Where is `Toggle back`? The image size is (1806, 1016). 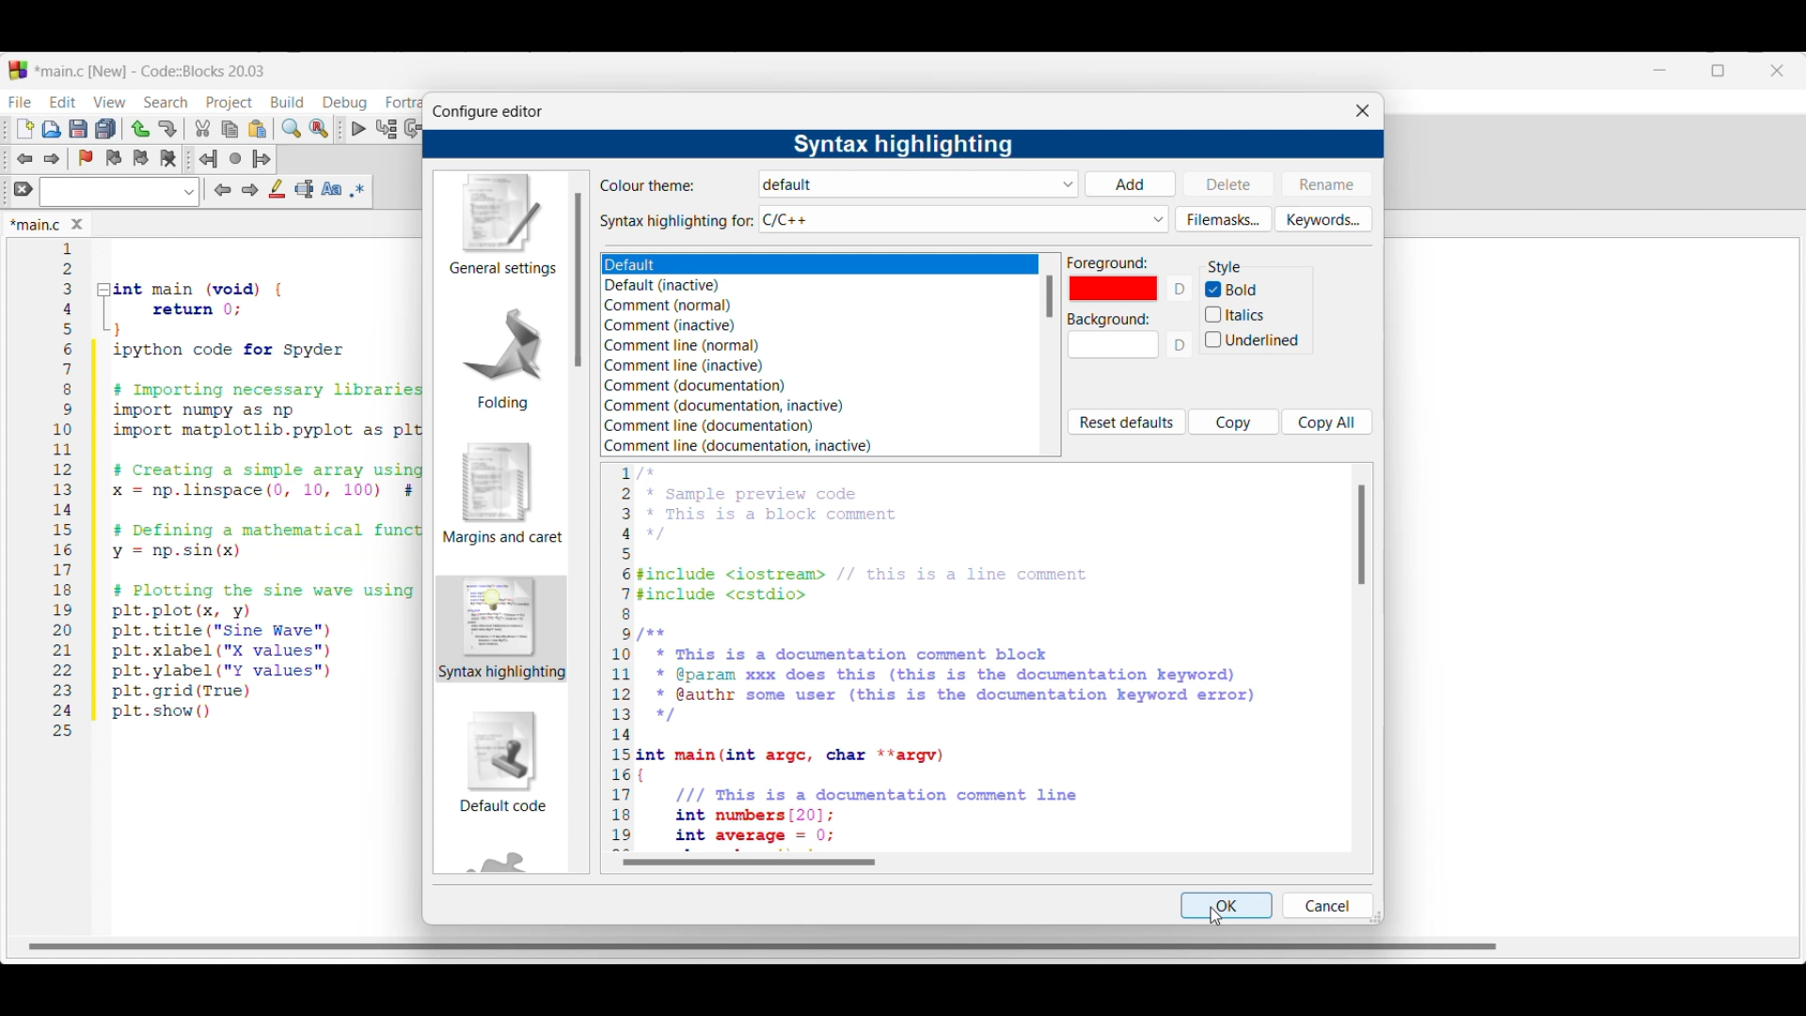 Toggle back is located at coordinates (24, 159).